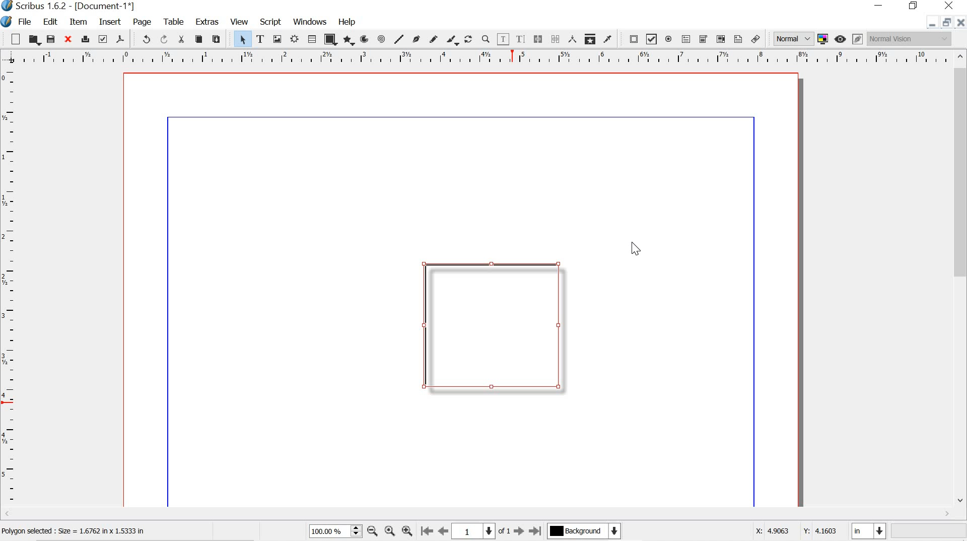  Describe the element at coordinates (685, 39) in the screenshot. I see `pdf text field` at that location.